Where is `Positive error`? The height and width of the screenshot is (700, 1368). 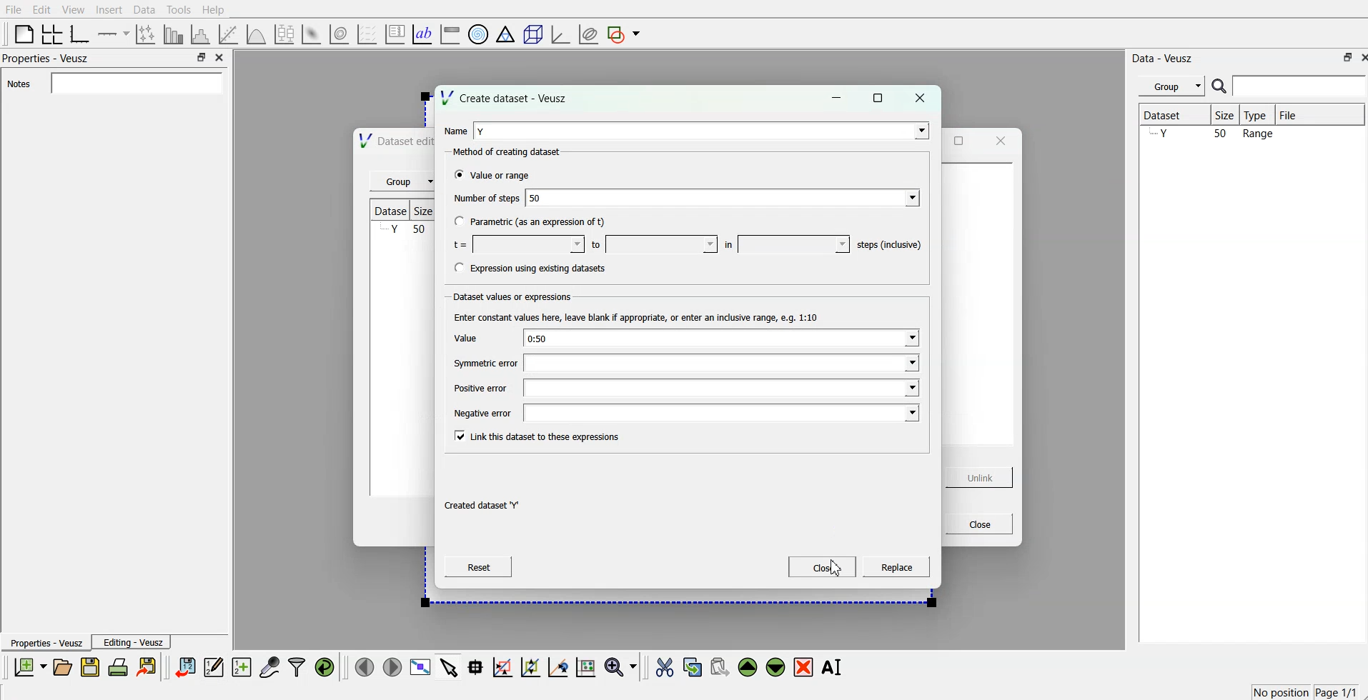 Positive error is located at coordinates (482, 388).